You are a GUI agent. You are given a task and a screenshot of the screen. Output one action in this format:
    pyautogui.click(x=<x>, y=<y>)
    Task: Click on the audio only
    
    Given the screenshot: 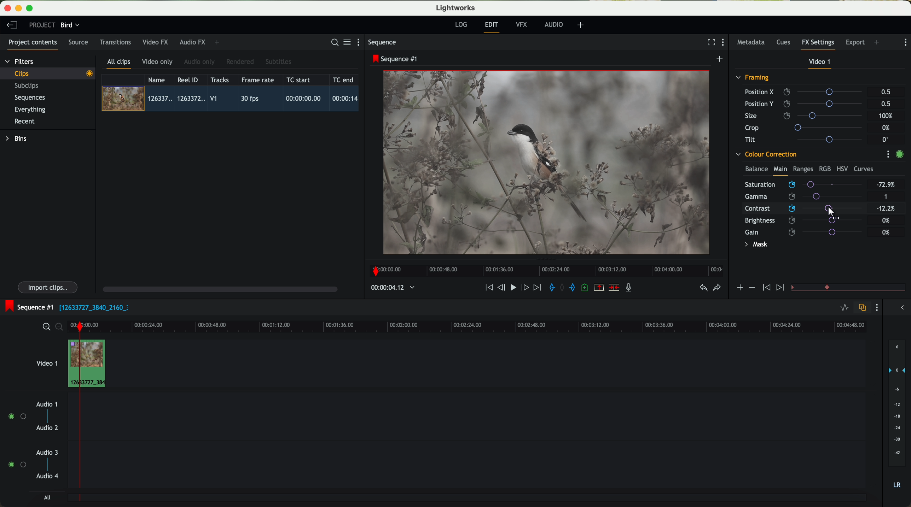 What is the action you would take?
    pyautogui.click(x=200, y=62)
    